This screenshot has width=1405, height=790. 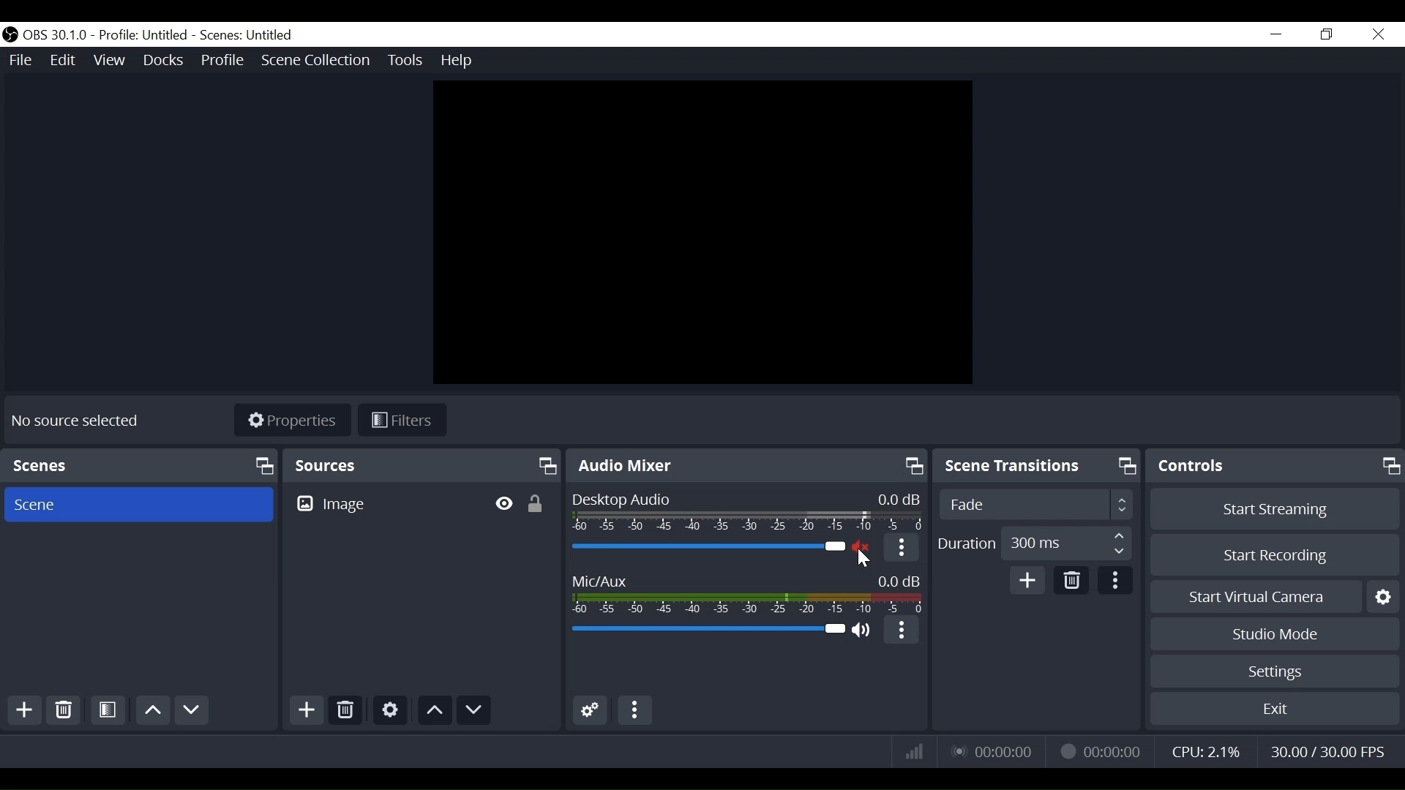 What do you see at coordinates (26, 710) in the screenshot?
I see `Add` at bounding box center [26, 710].